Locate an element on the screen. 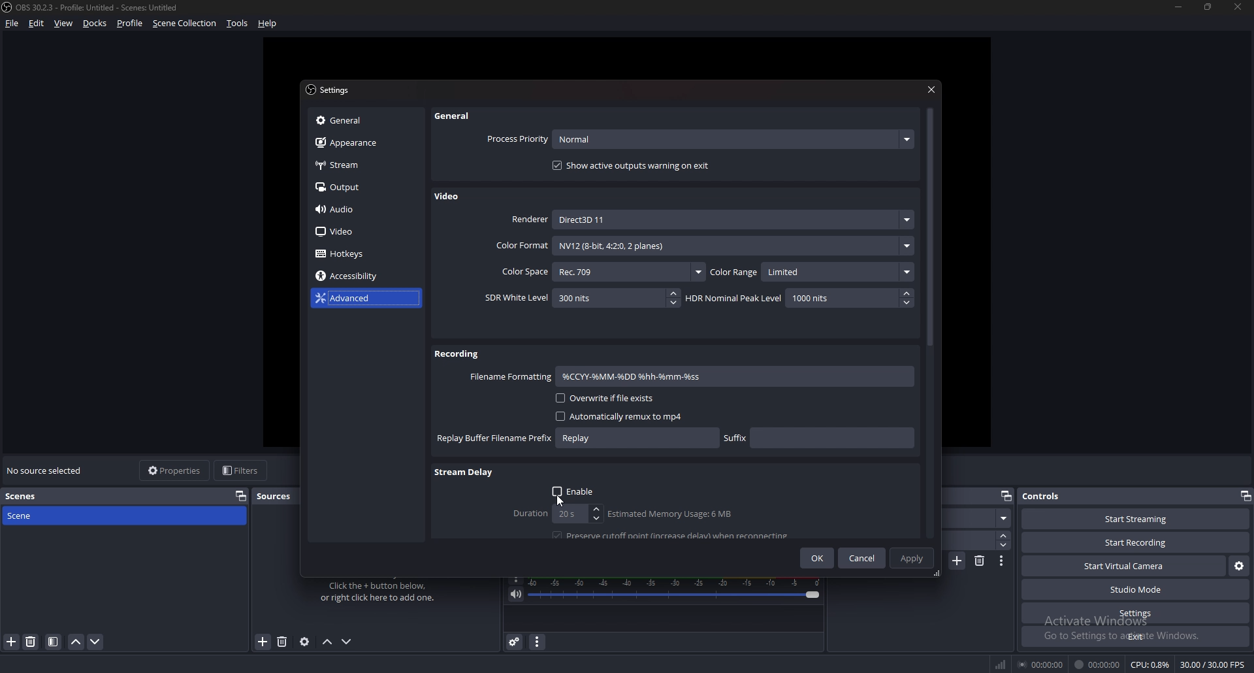 The width and height of the screenshot is (1254, 673). resize is located at coordinates (1208, 6).